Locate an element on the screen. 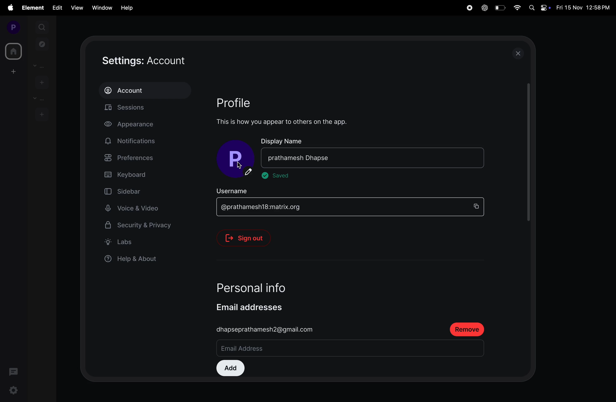  add is located at coordinates (230, 367).